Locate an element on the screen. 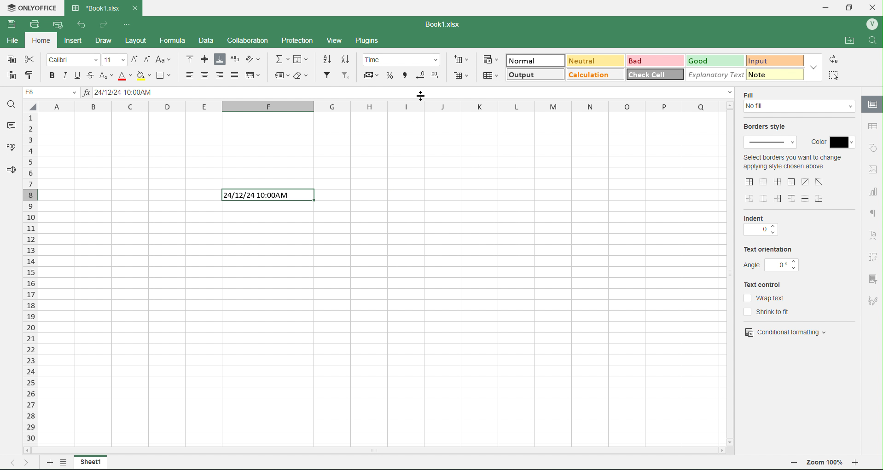  explanatory text is located at coordinates (711, 74).